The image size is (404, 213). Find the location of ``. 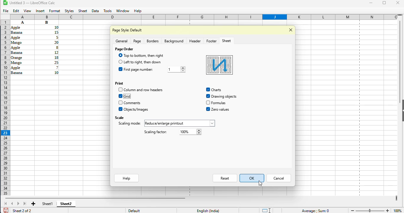

 is located at coordinates (219, 103).